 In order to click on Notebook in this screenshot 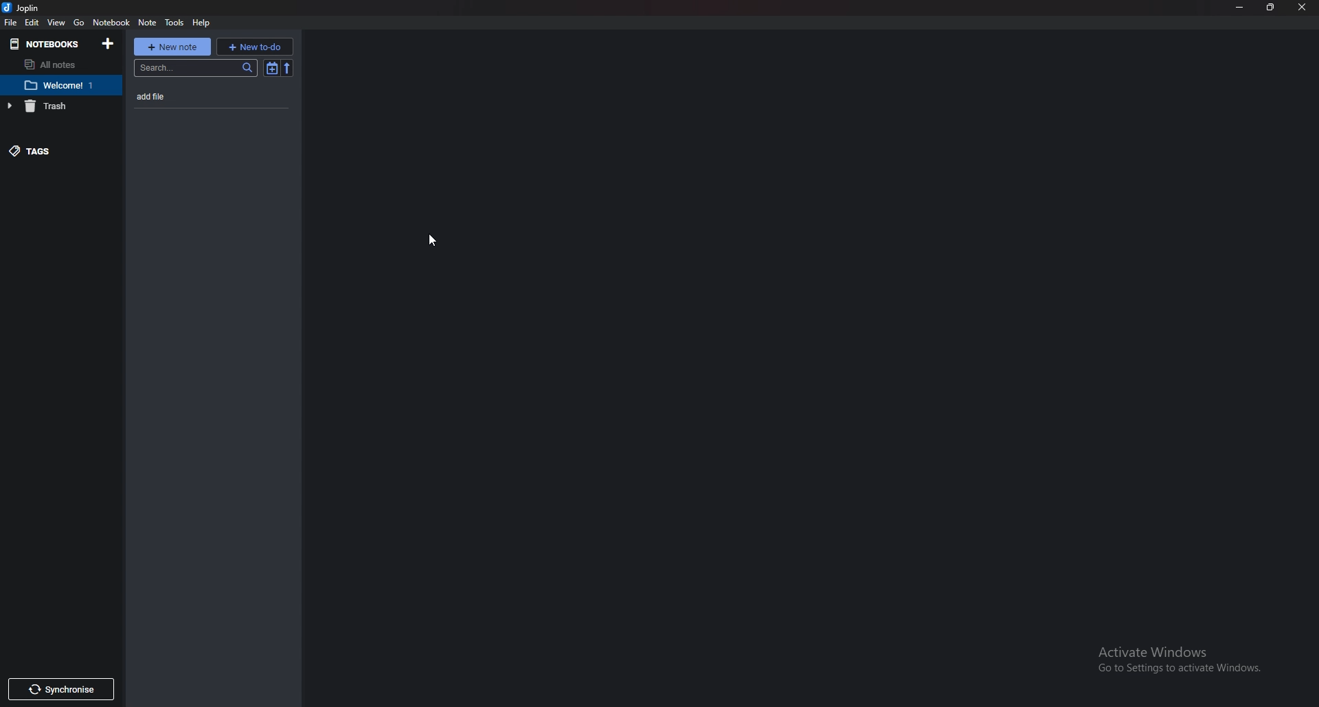, I will do `click(66, 84)`.